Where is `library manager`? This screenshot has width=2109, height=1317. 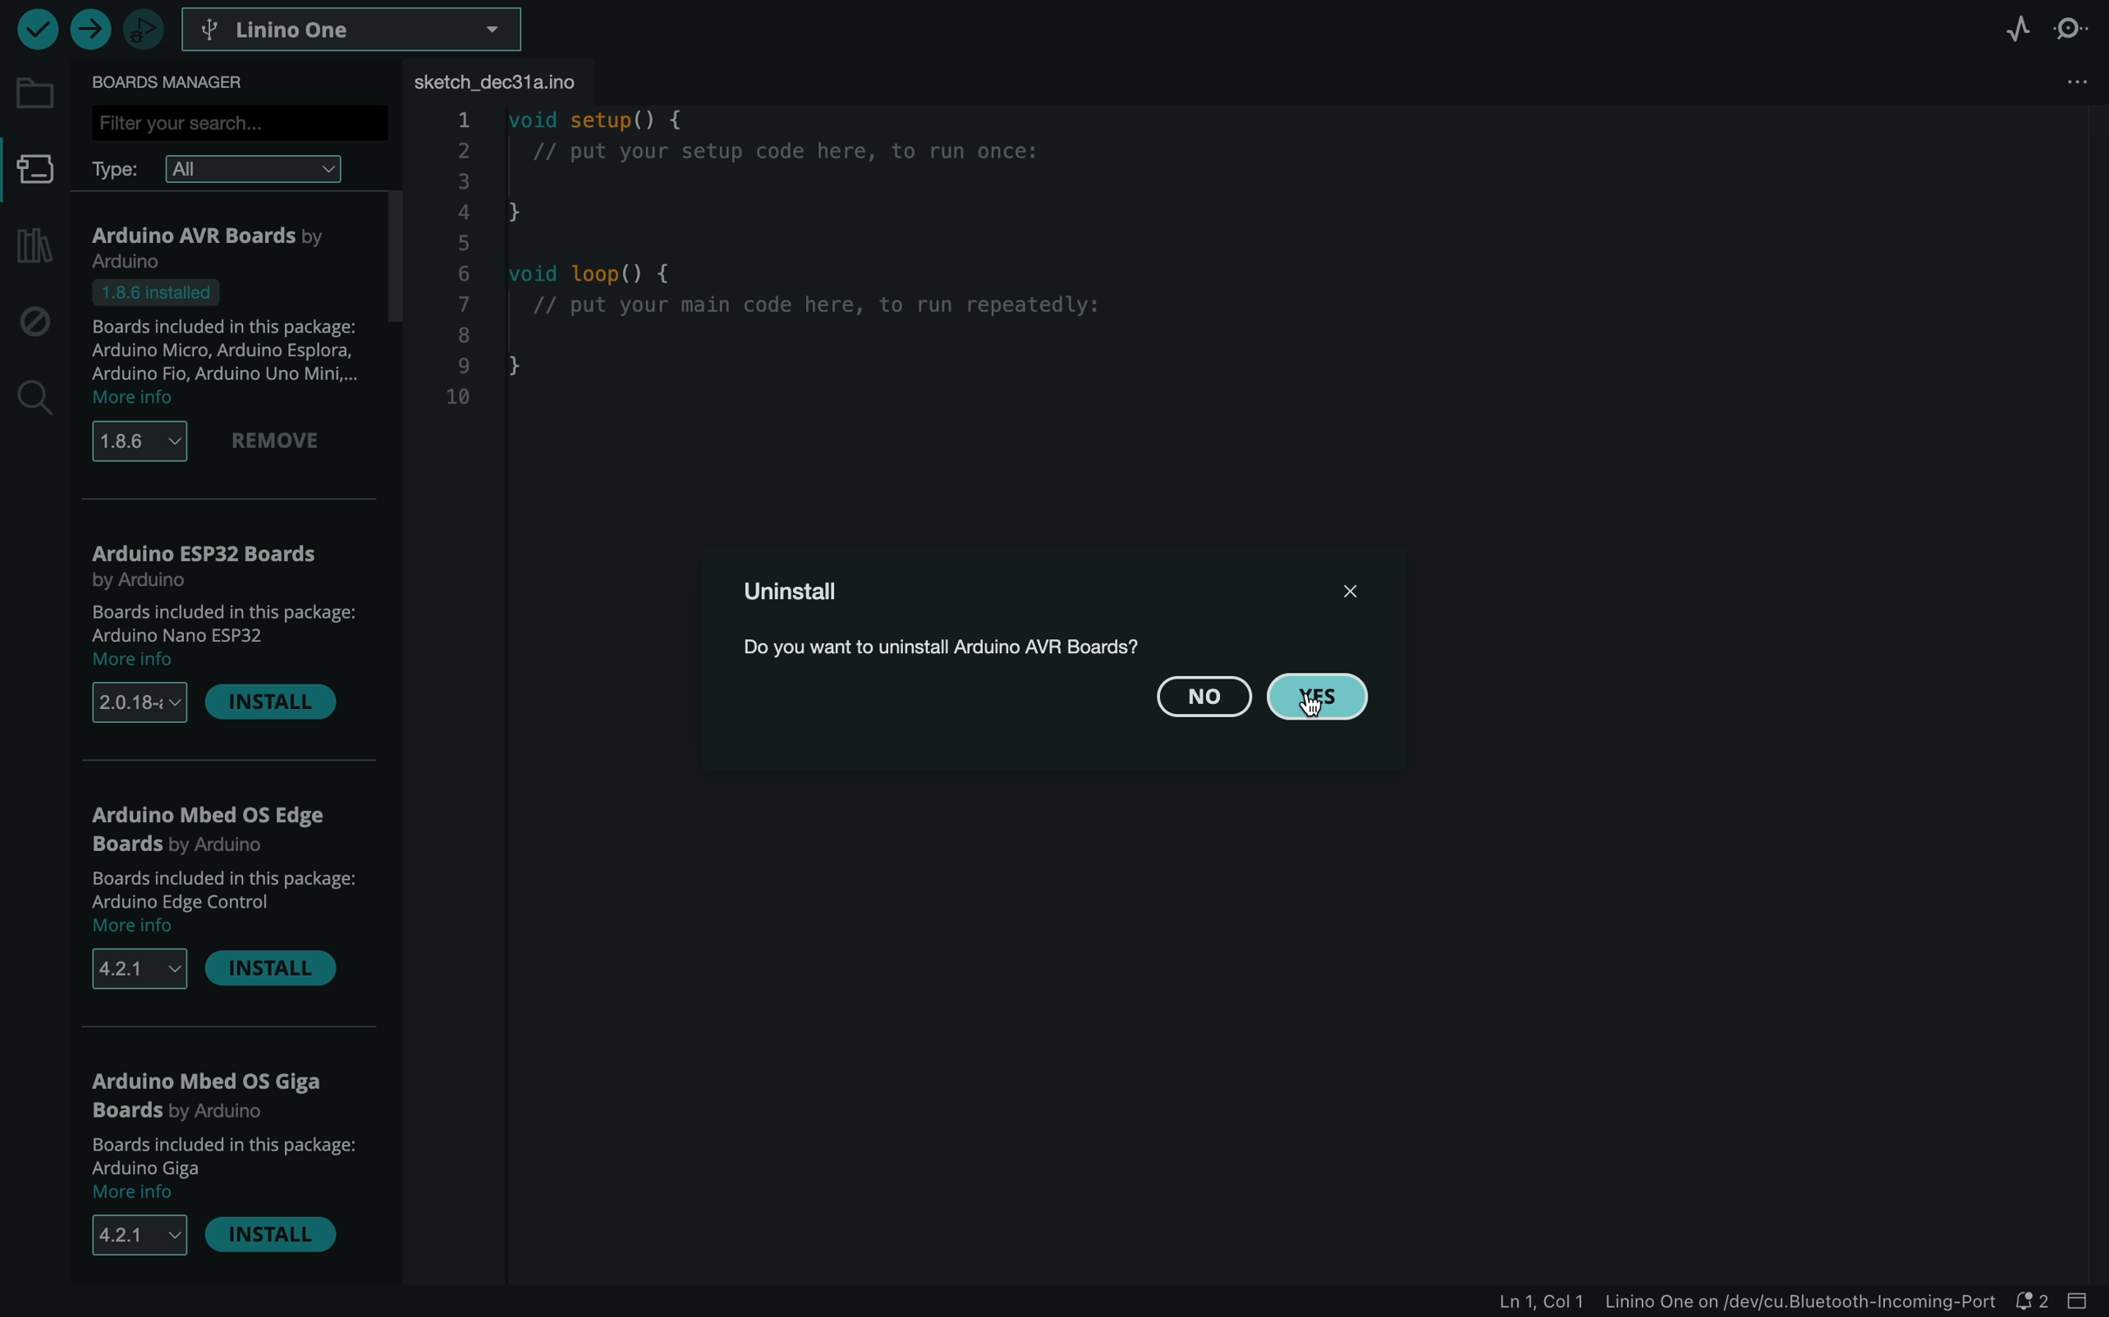
library manager is located at coordinates (33, 247).